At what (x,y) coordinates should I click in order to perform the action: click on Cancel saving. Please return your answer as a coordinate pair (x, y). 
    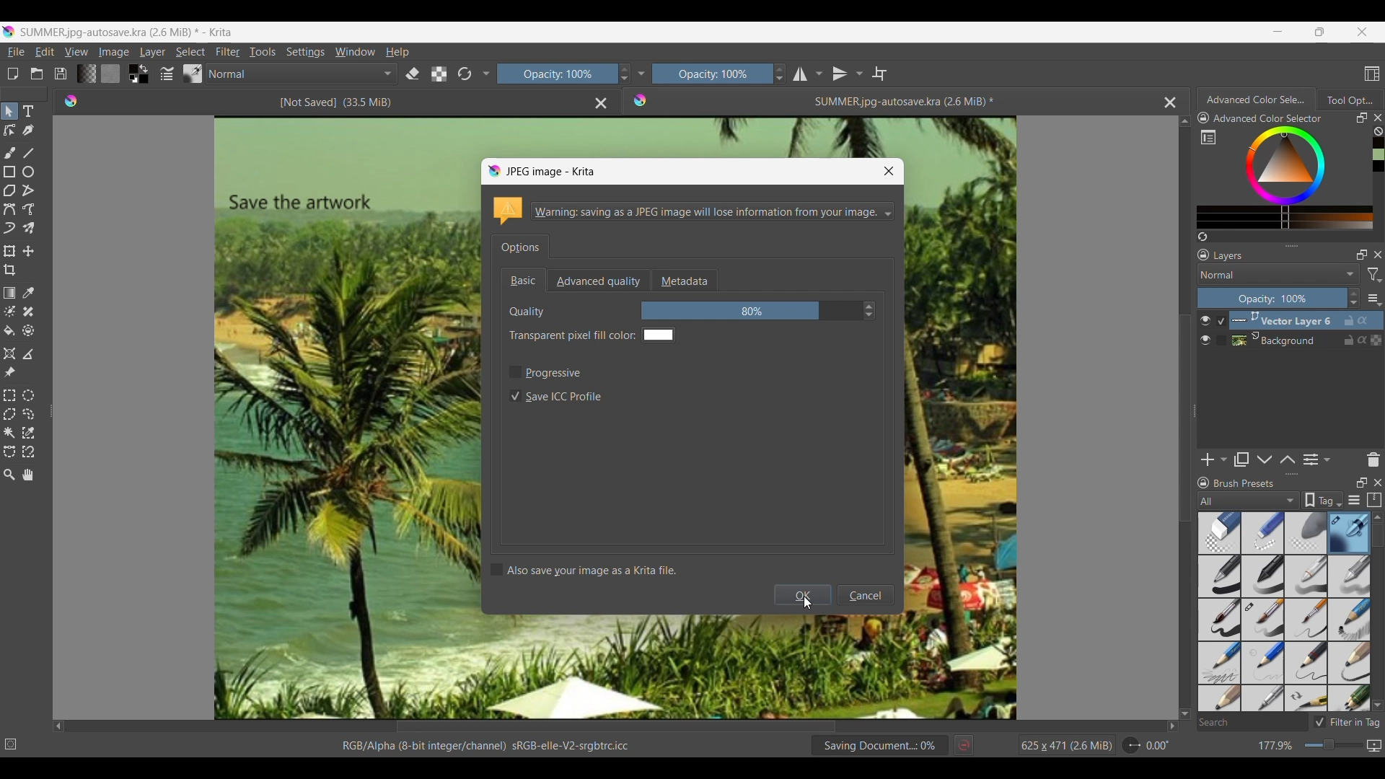
    Looking at the image, I should click on (964, 745).